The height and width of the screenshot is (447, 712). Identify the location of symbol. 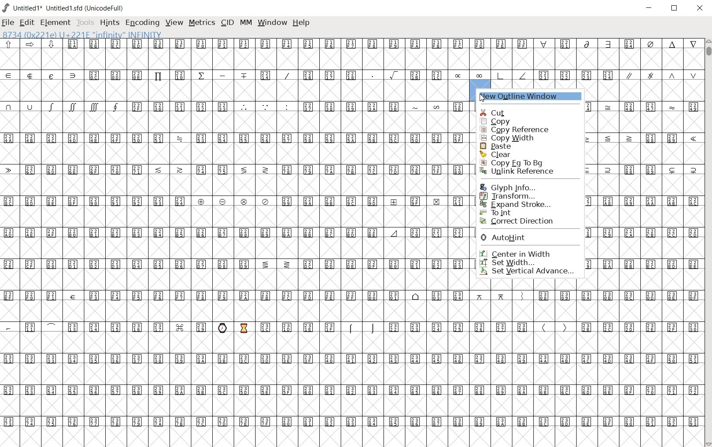
(608, 107).